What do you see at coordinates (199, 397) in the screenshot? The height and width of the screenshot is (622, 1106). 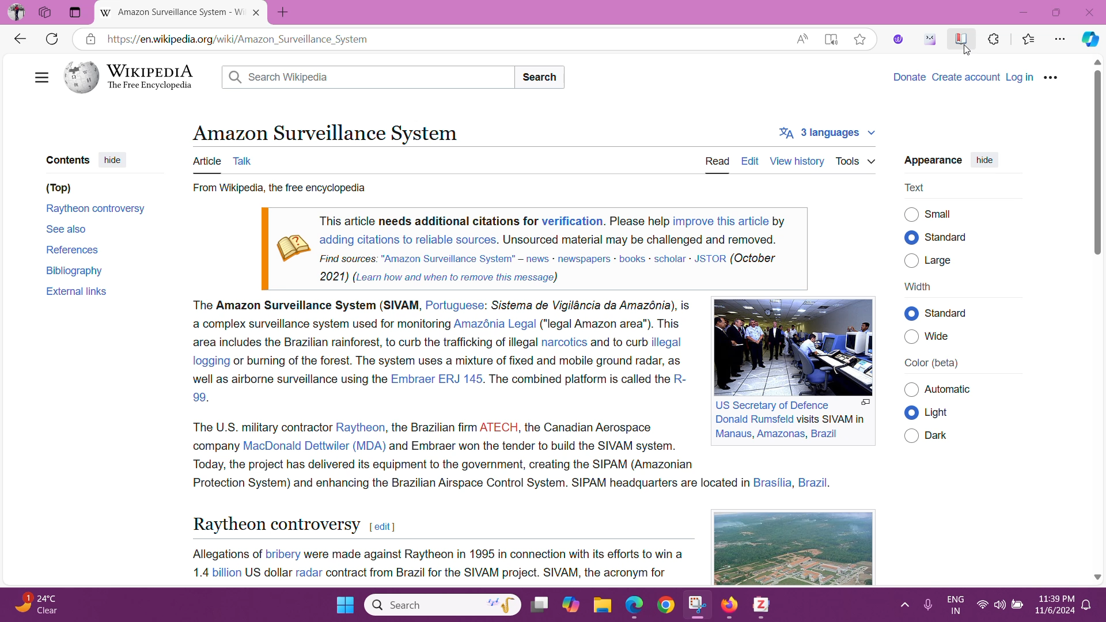 I see `99` at bounding box center [199, 397].